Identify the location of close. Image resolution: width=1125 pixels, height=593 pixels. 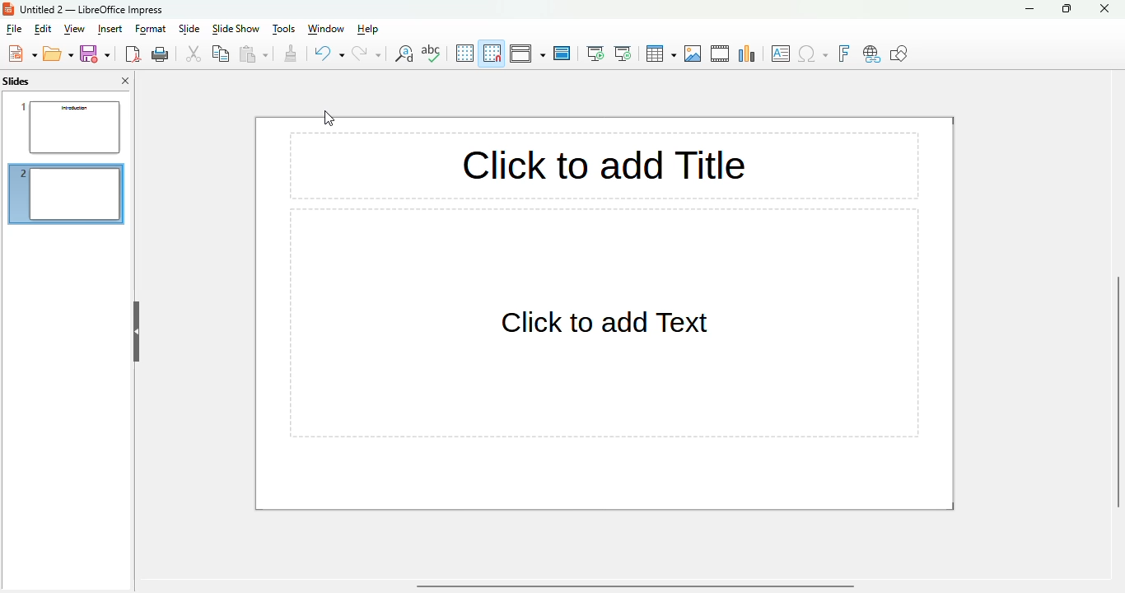
(1104, 8).